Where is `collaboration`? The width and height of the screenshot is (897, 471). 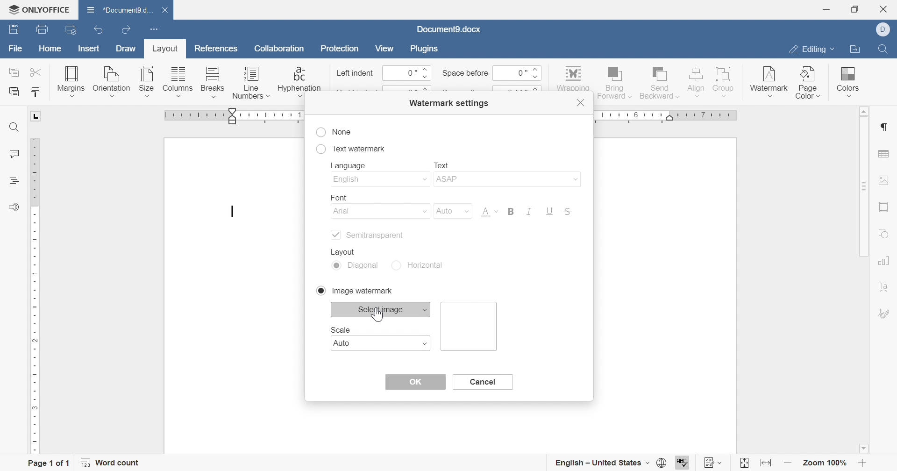 collaboration is located at coordinates (281, 51).